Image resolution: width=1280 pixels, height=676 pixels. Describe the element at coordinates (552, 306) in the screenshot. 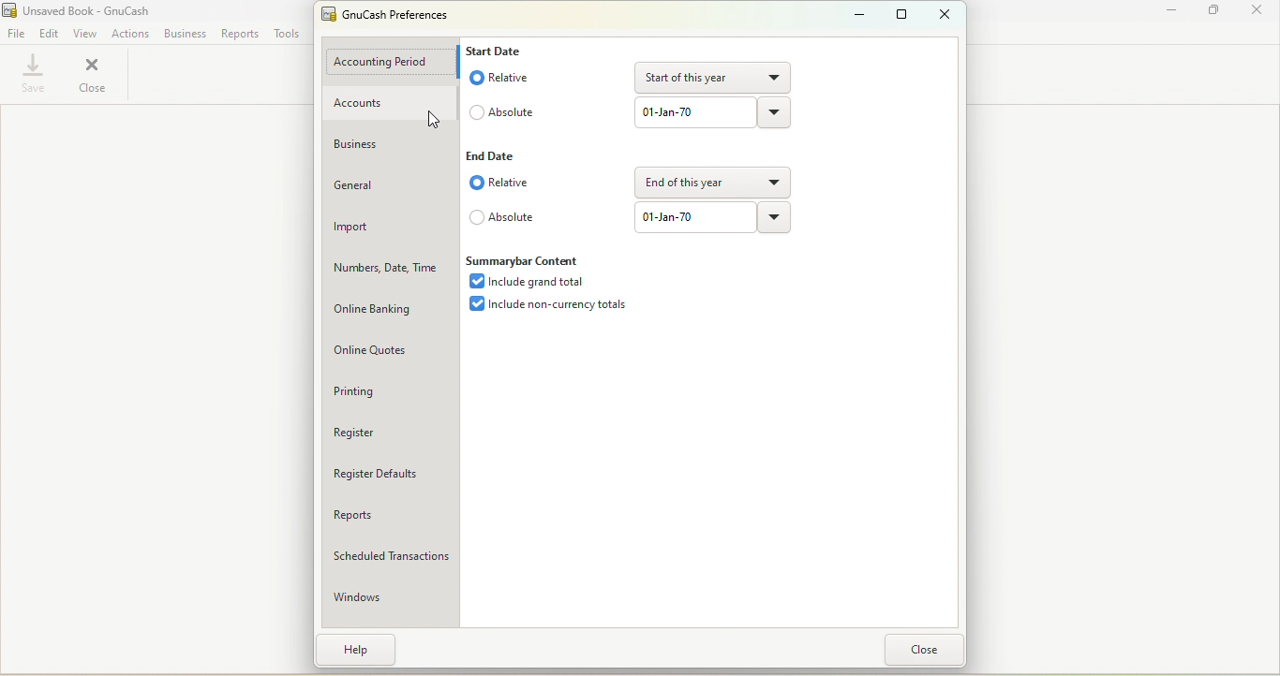

I see `Include non-currency totals` at that location.